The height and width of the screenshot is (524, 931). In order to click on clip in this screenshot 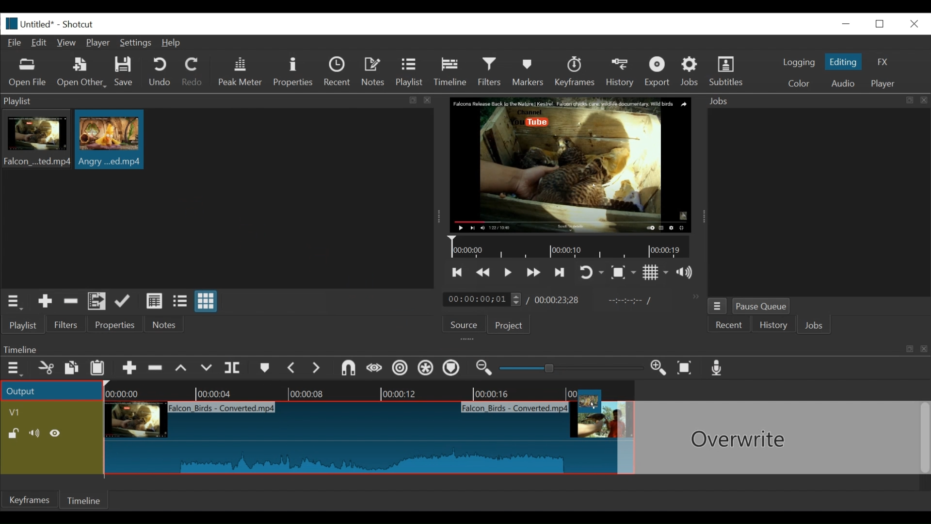, I will do `click(361, 439)`.